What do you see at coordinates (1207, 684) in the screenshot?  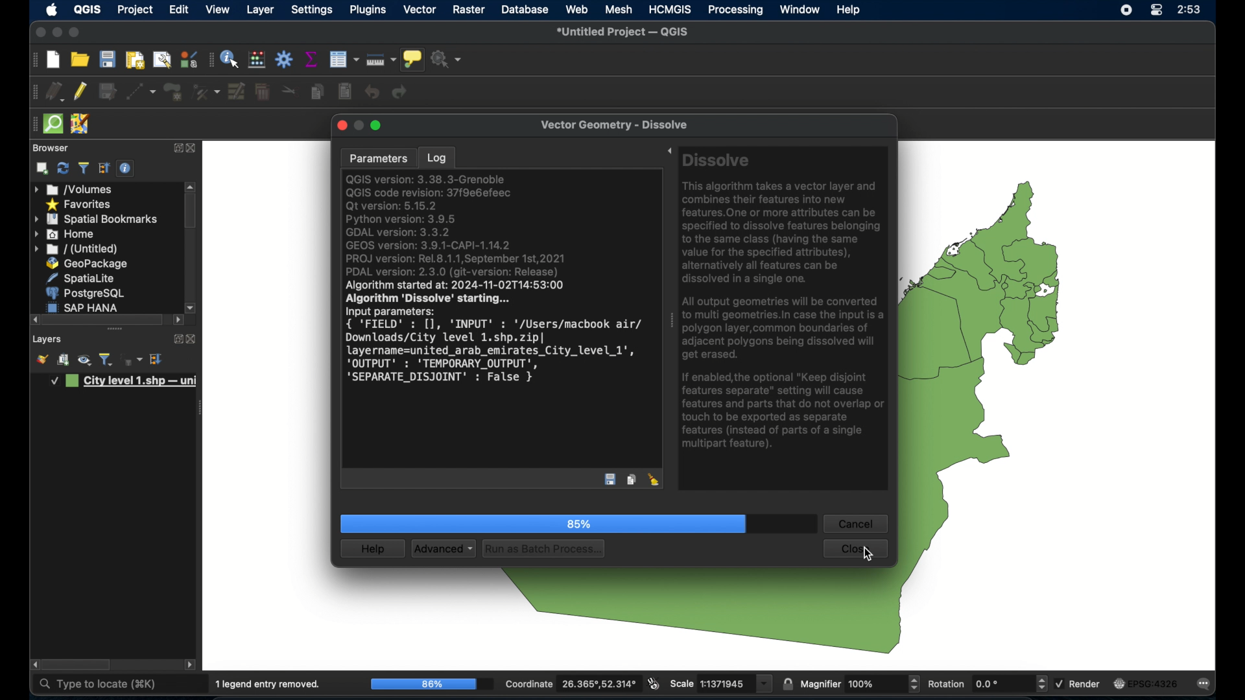 I see `messages` at bounding box center [1207, 684].